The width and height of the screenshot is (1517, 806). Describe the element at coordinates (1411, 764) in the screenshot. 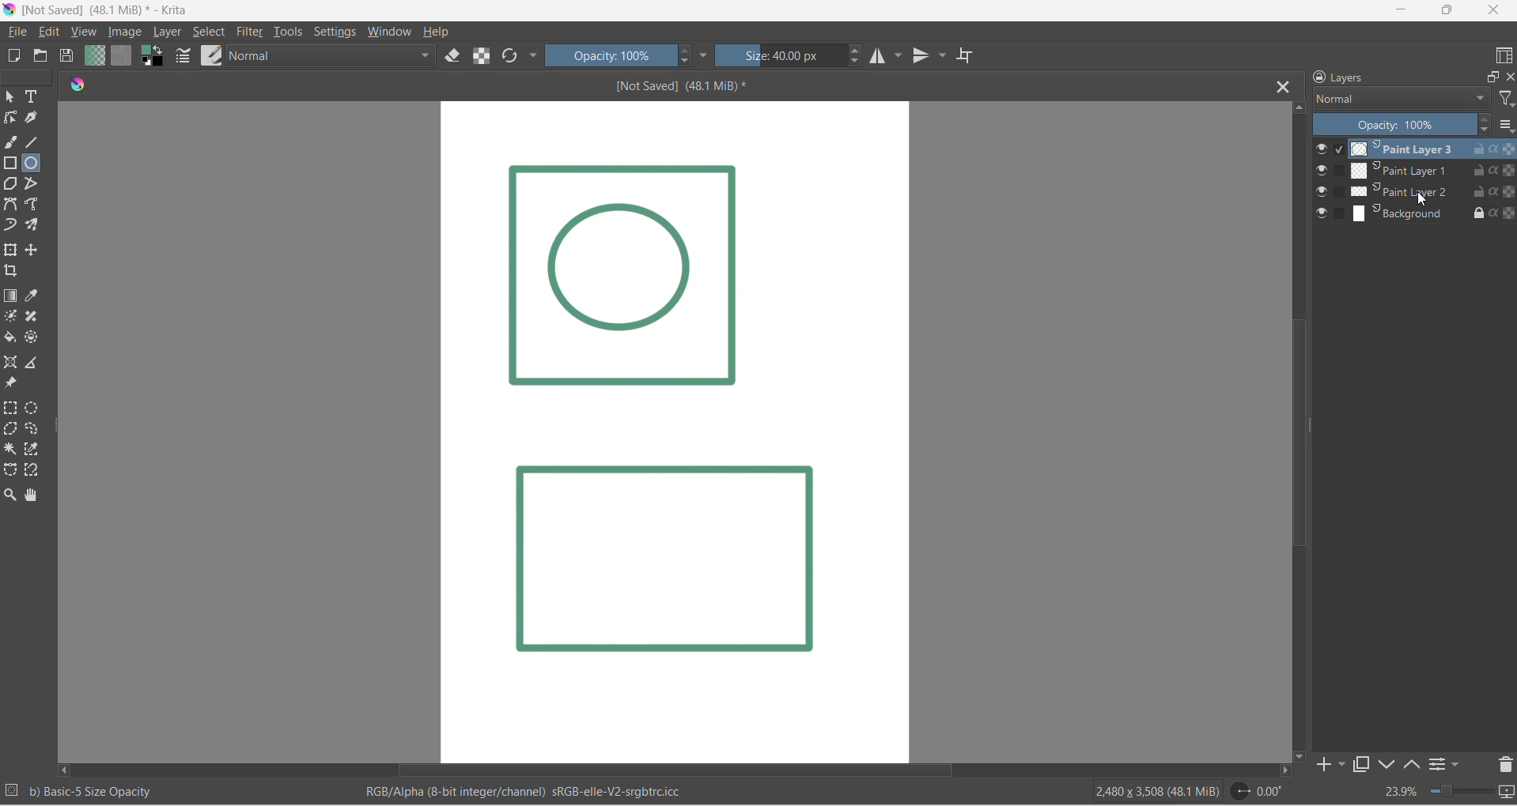

I see `move up` at that location.